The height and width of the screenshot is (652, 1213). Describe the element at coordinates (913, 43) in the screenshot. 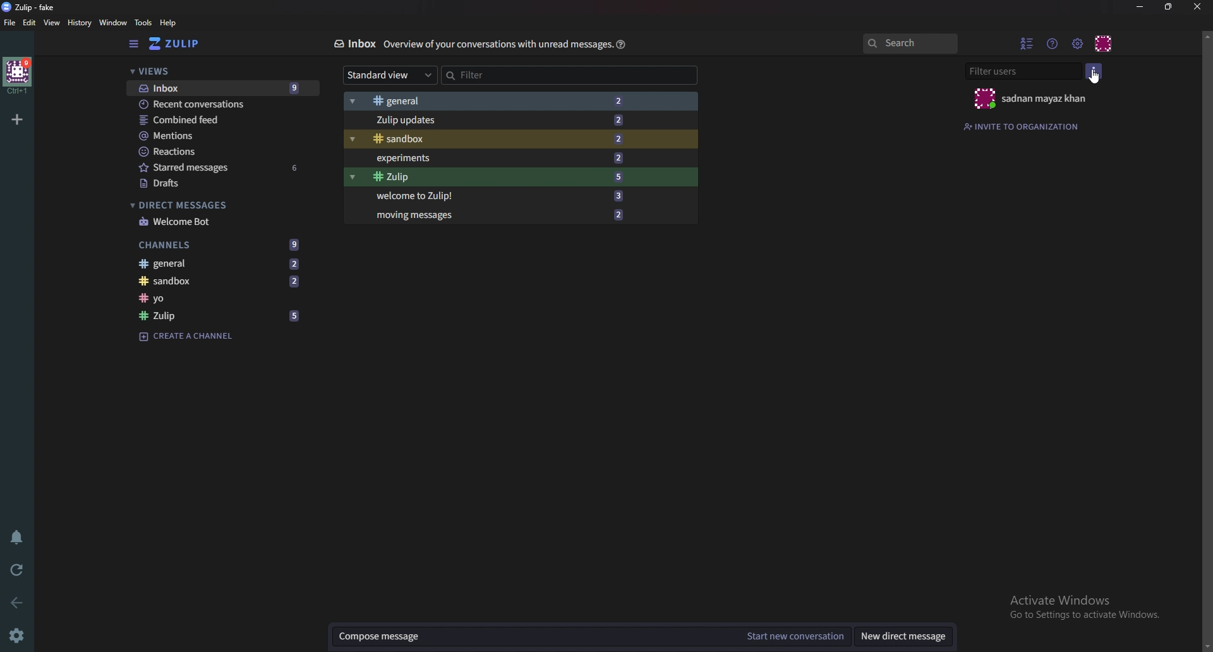

I see `Search` at that location.